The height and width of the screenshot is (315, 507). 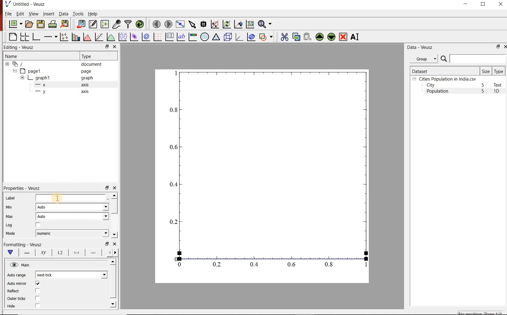 I want to click on Editing - Veusz, so click(x=22, y=47).